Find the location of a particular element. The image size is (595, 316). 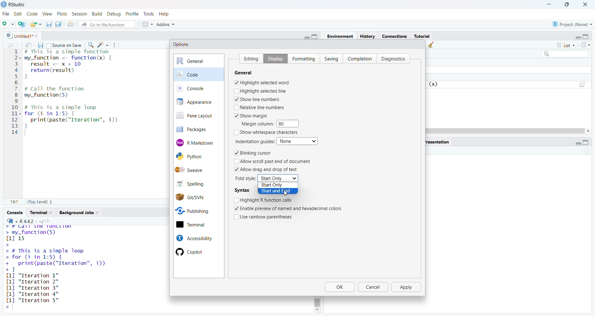

spelling is located at coordinates (196, 183).